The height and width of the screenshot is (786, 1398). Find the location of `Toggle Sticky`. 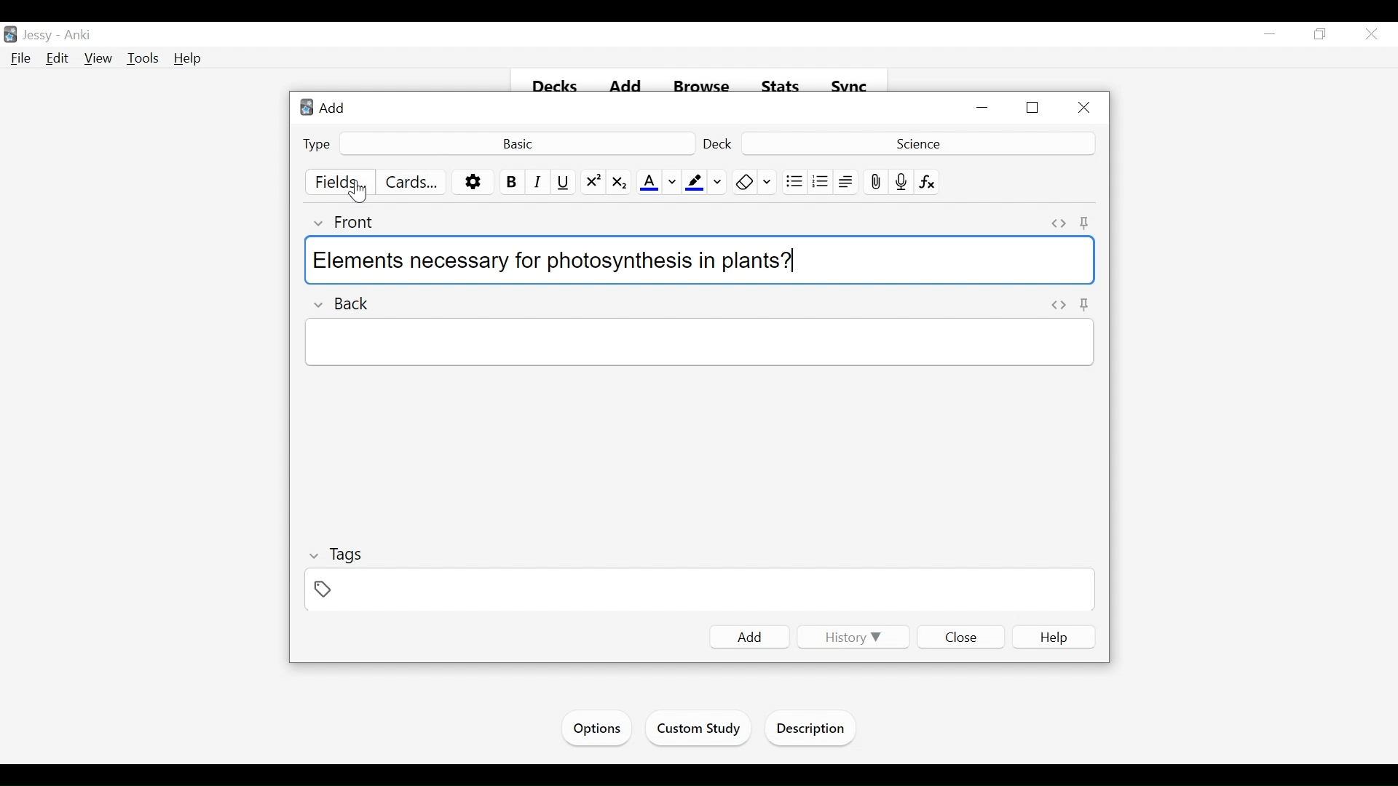

Toggle Sticky is located at coordinates (1085, 223).